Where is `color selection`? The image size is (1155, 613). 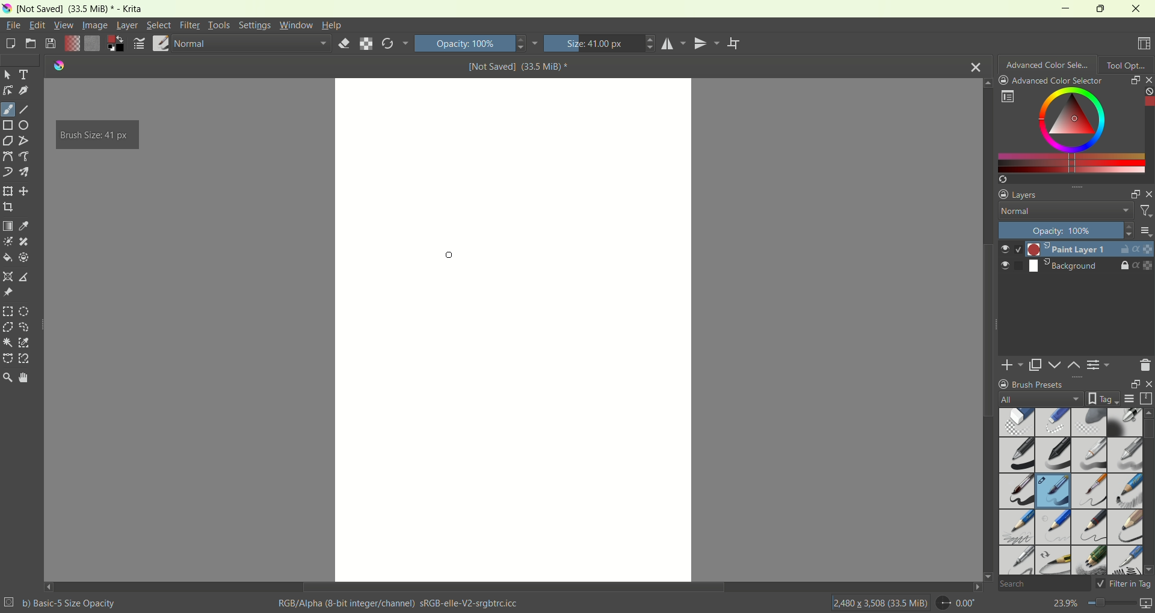
color selection is located at coordinates (1067, 129).